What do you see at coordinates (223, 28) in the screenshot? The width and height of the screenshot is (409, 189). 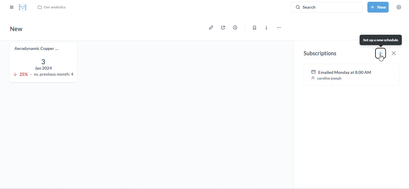 I see `sharing` at bounding box center [223, 28].